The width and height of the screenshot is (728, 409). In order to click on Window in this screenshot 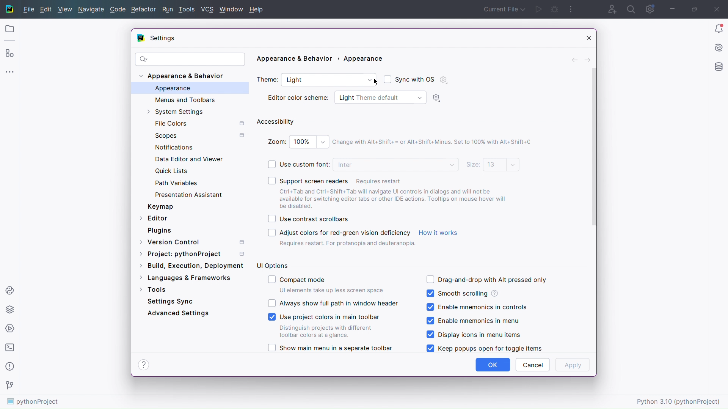, I will do `click(232, 9)`.